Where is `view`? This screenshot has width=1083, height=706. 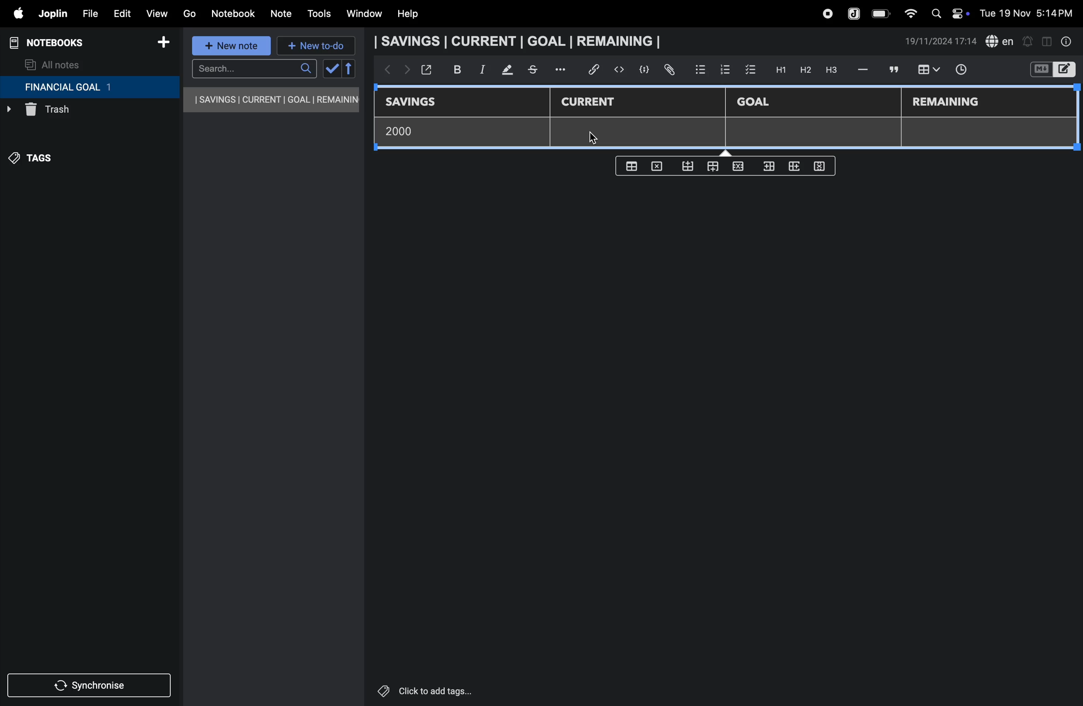
view is located at coordinates (156, 11).